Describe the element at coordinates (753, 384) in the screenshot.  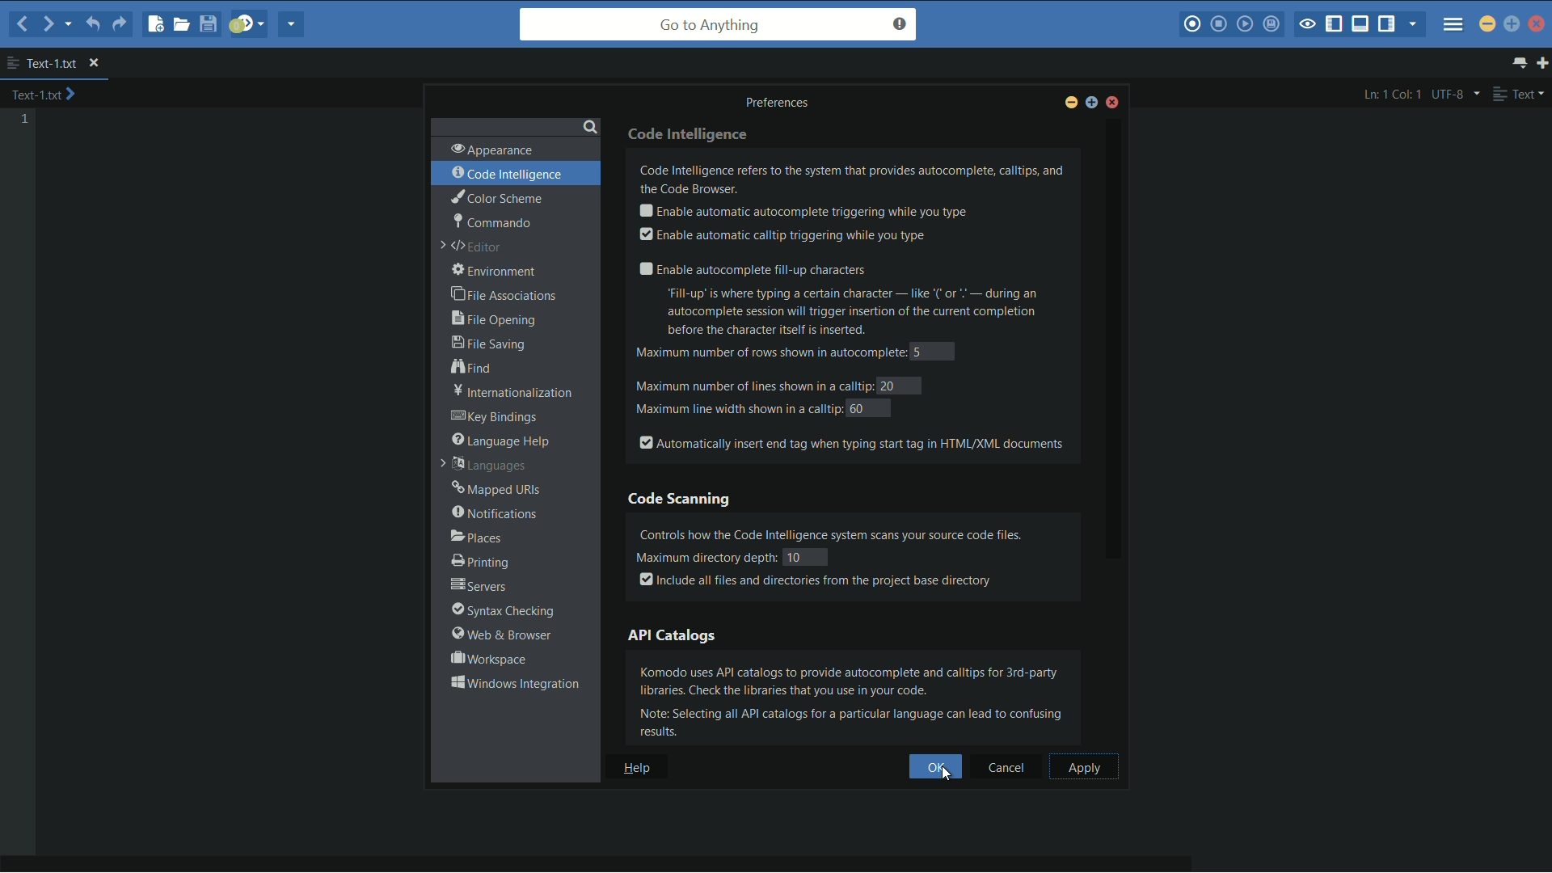
I see `maximum number of lines shown in a calltip:` at that location.